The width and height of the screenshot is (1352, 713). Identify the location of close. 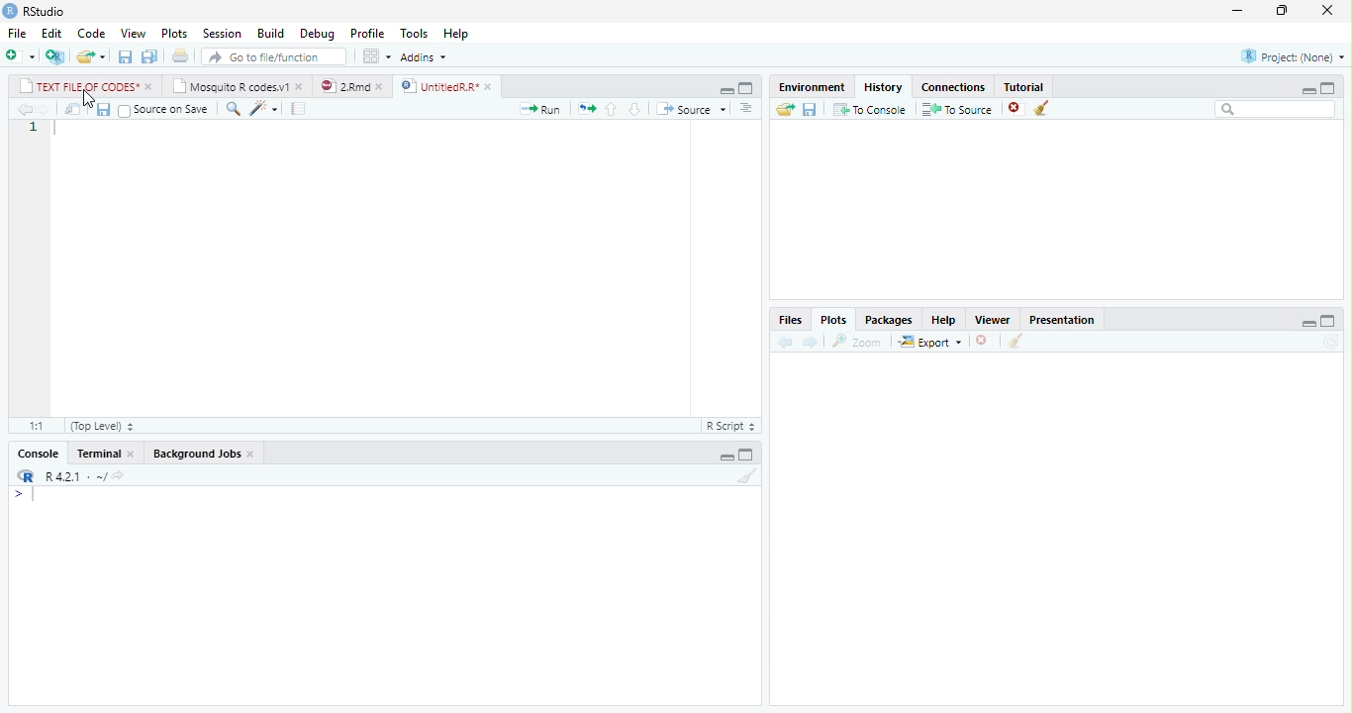
(133, 455).